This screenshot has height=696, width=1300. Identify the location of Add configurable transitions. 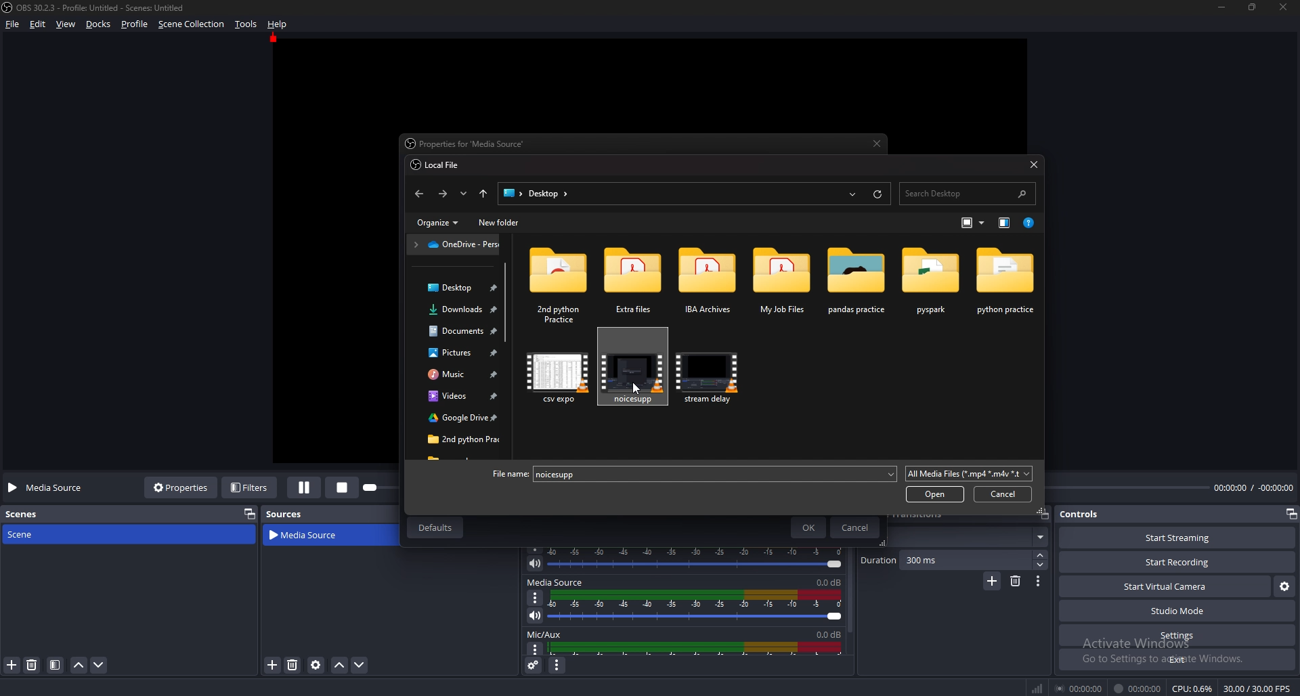
(993, 582).